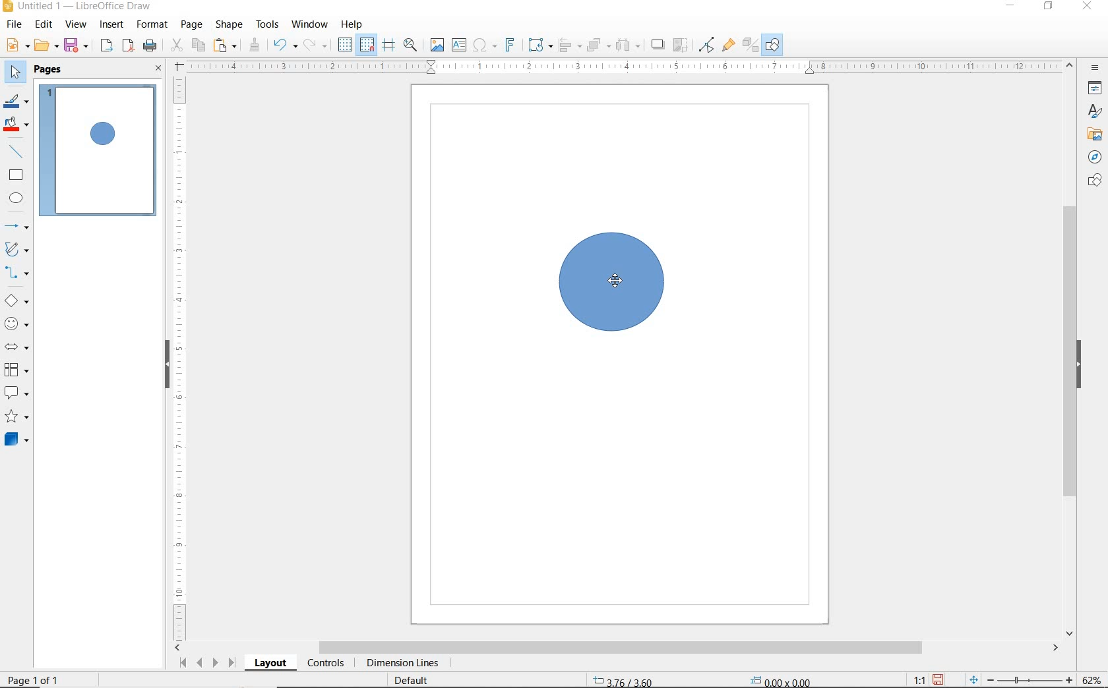 This screenshot has height=688, width=1108. Describe the element at coordinates (487, 45) in the screenshot. I see `INSERT SPECIAL CHARACTERS` at that location.